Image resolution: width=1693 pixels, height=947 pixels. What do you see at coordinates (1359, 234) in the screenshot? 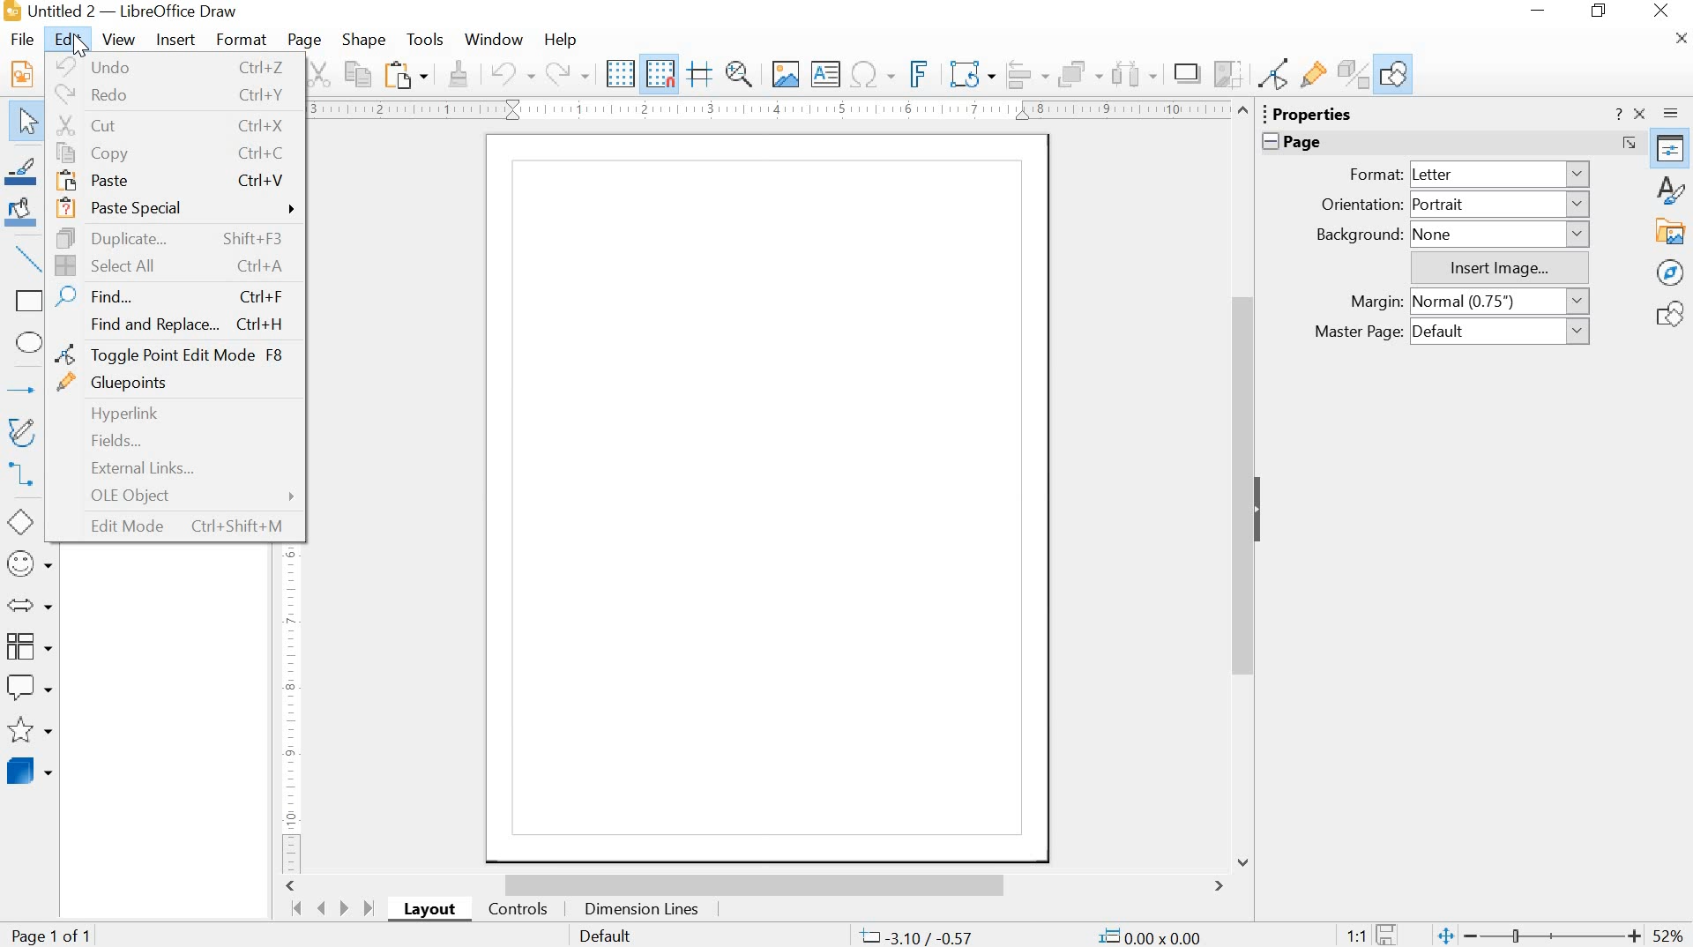
I see `Background` at bounding box center [1359, 234].